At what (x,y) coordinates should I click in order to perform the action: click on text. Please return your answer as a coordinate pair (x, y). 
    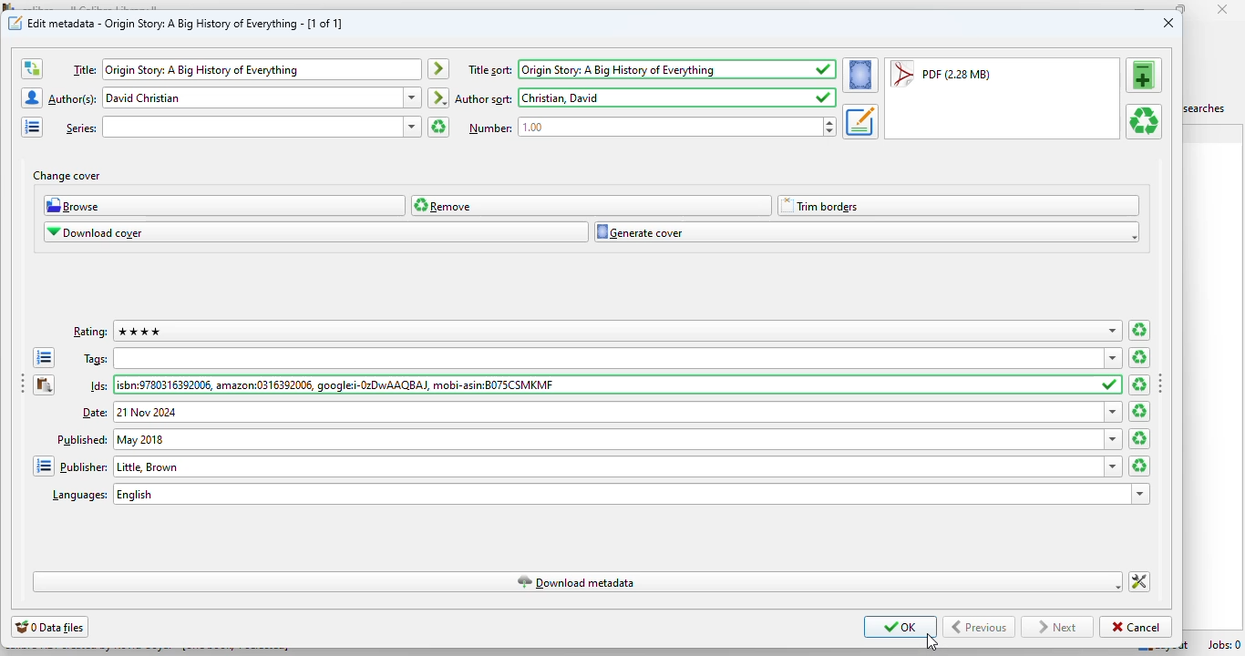
    Looking at the image, I should click on (485, 99).